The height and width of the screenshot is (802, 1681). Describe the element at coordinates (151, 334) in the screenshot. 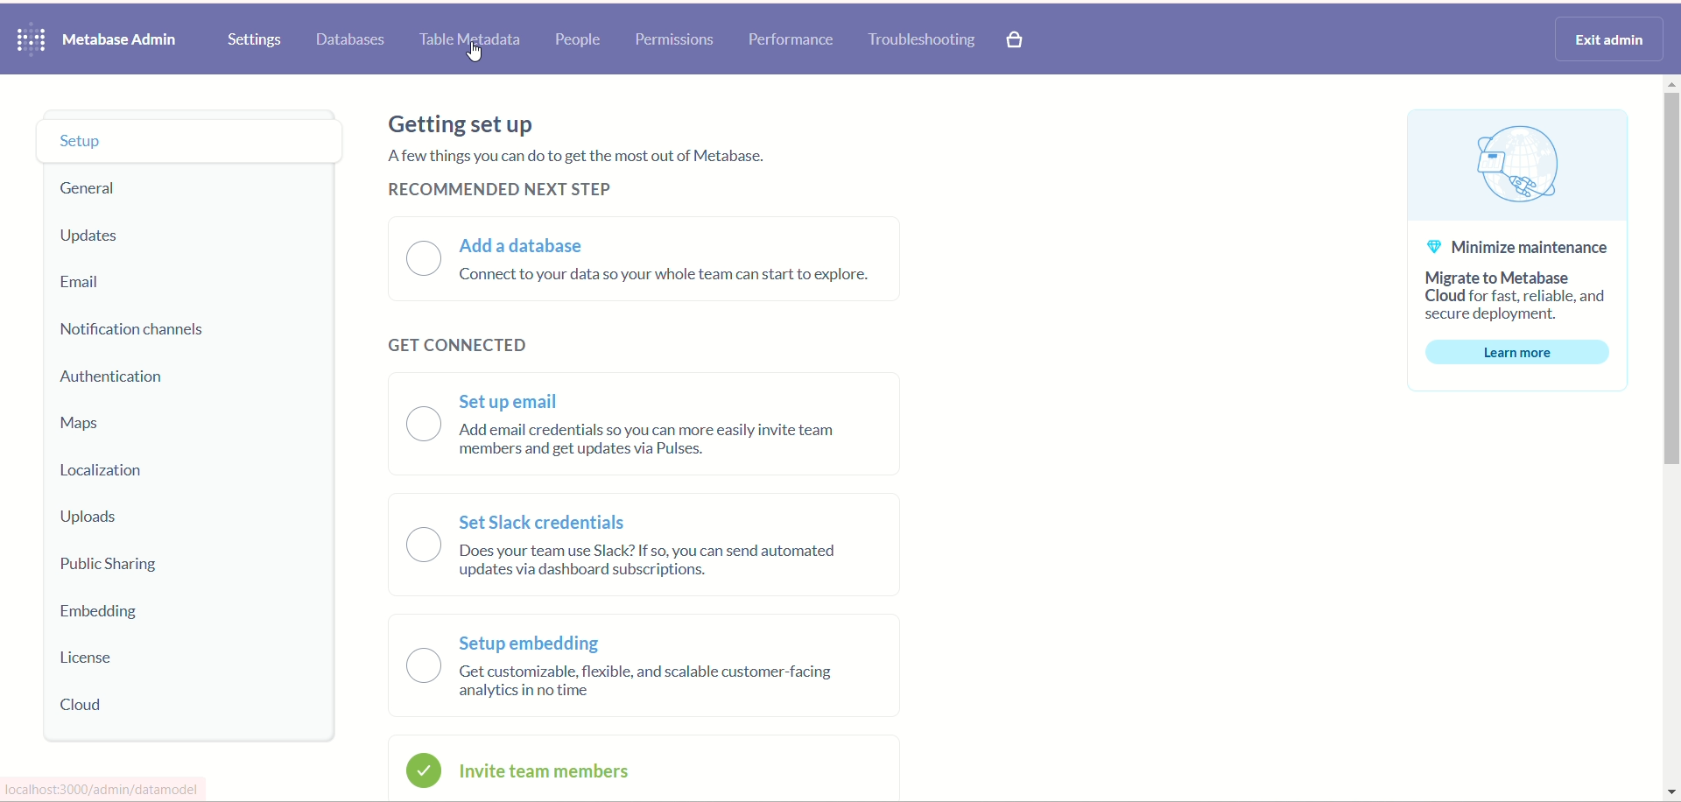

I see `notification channels` at that location.